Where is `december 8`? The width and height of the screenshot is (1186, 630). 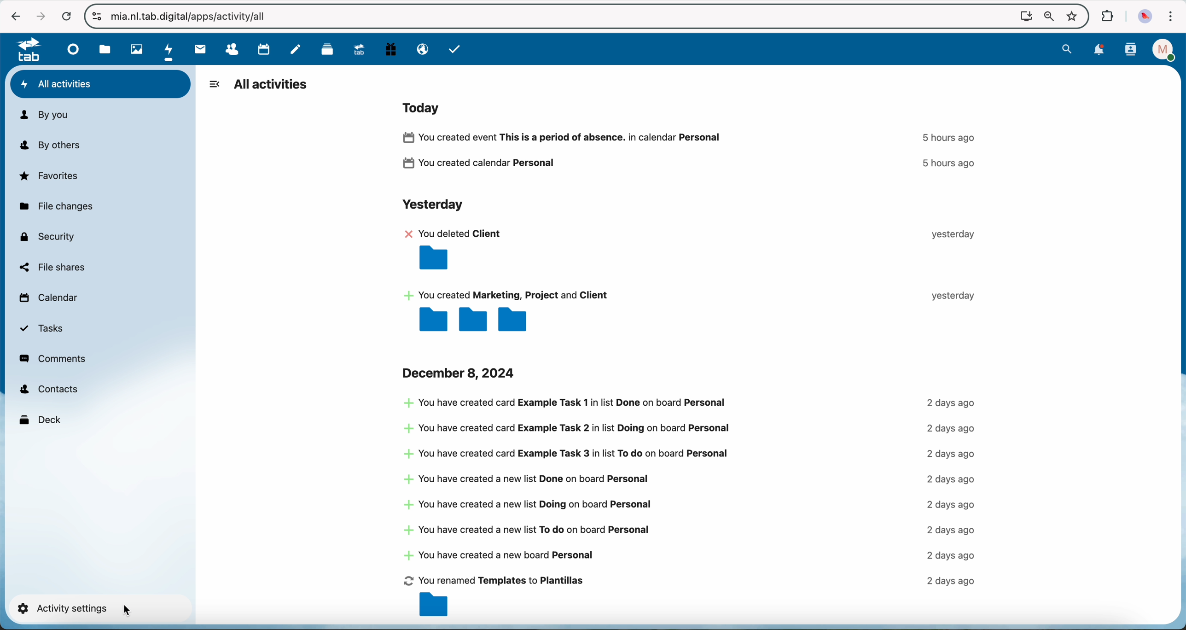
december 8 is located at coordinates (461, 373).